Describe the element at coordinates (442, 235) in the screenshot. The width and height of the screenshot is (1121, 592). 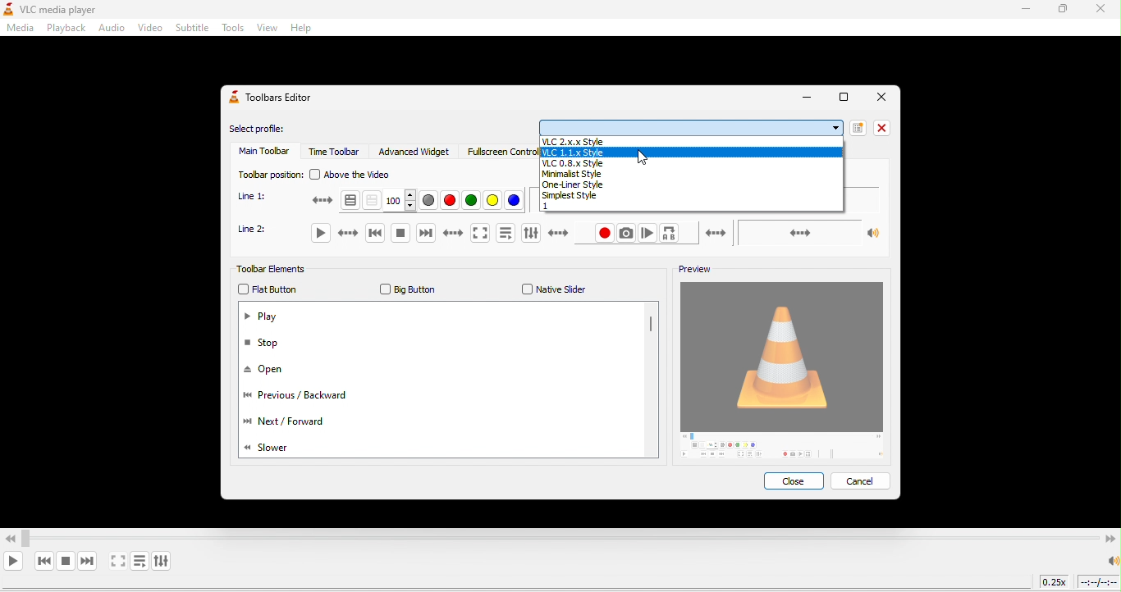
I see `next media` at that location.